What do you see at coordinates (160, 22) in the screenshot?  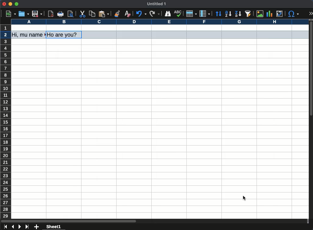 I see `column` at bounding box center [160, 22].